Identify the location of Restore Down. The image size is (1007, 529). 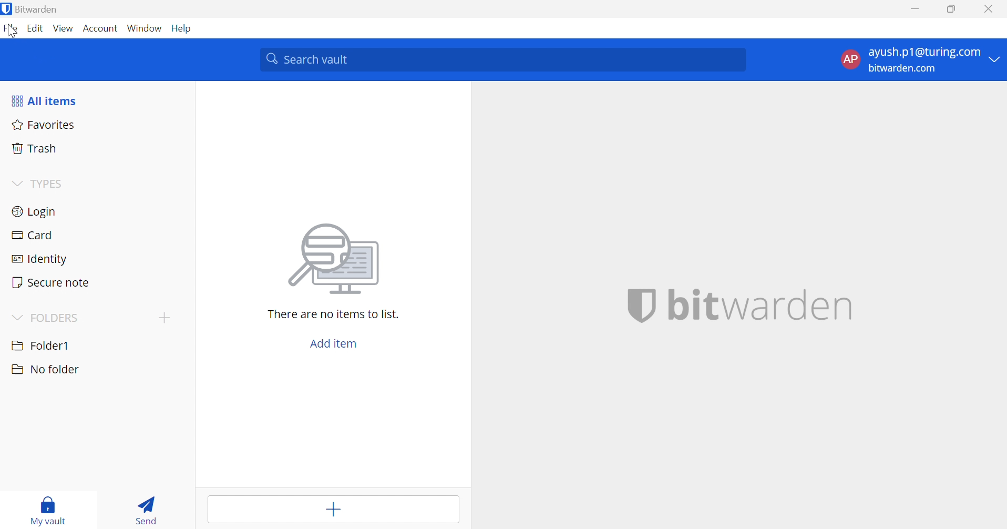
(949, 8).